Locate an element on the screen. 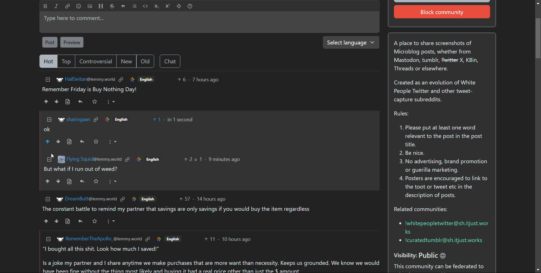 This screenshot has height=273, width=541. scroll down is located at coordinates (538, 270).